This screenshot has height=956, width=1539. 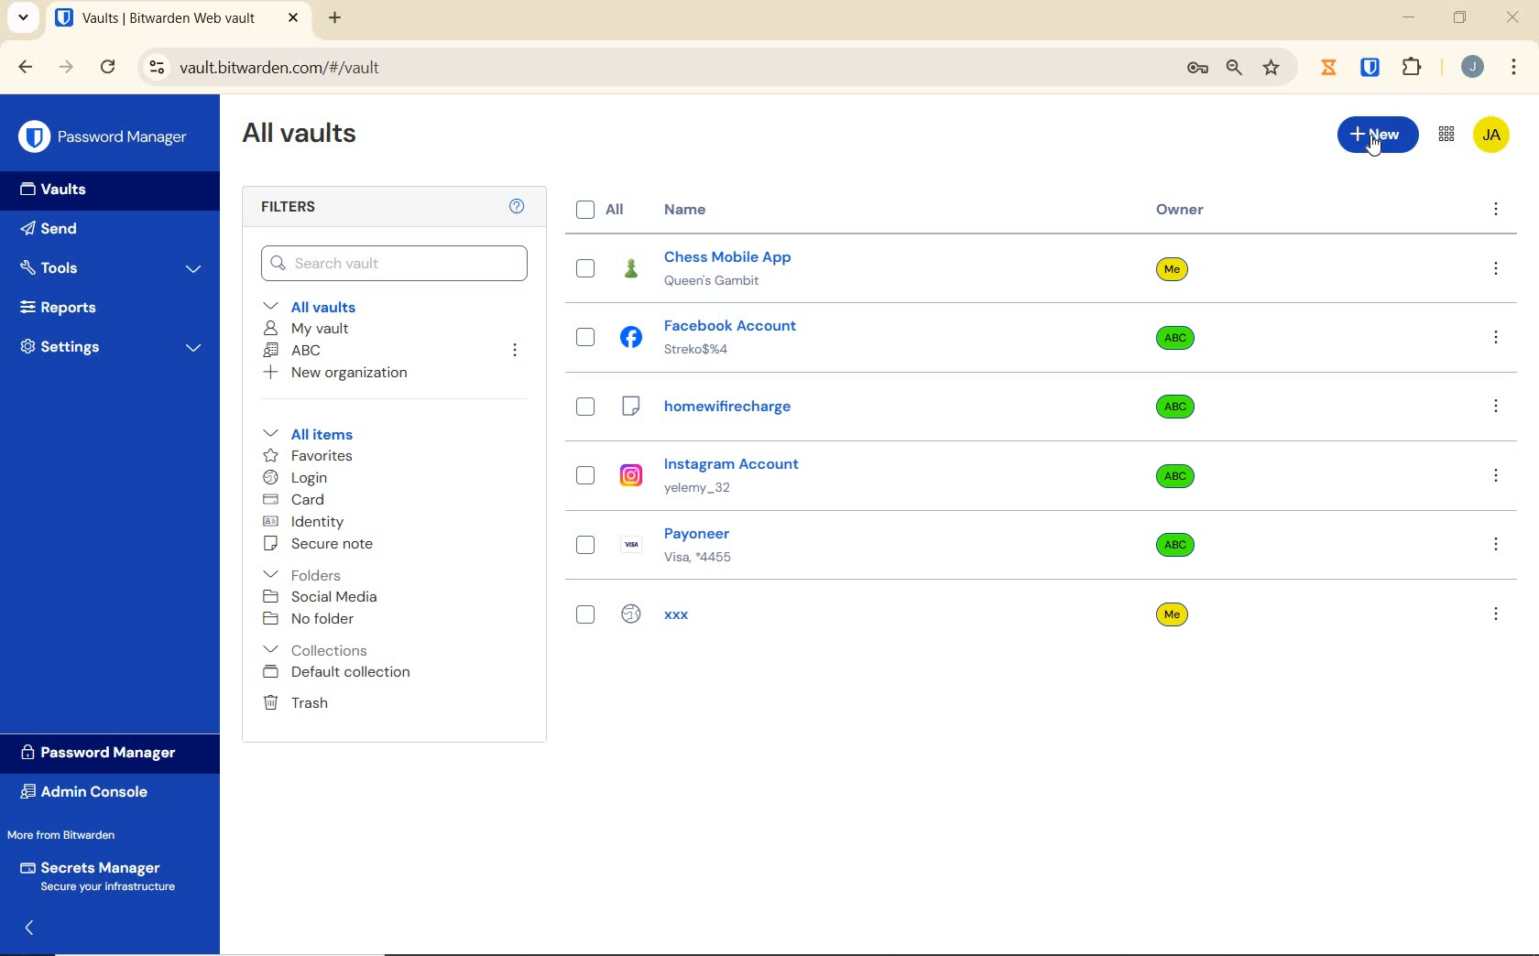 What do you see at coordinates (335, 20) in the screenshot?
I see `new tab` at bounding box center [335, 20].